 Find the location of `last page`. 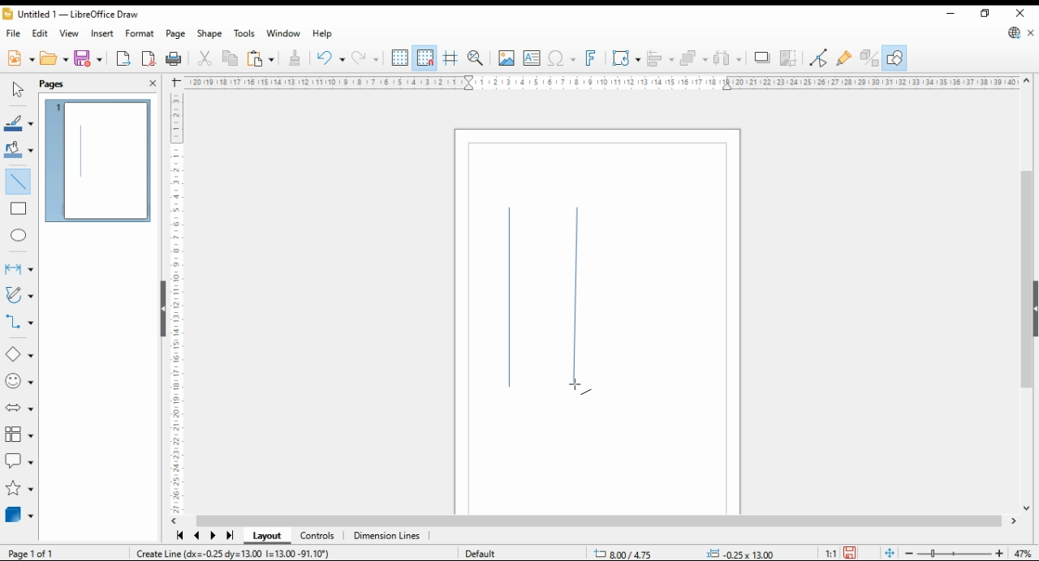

last page is located at coordinates (229, 536).